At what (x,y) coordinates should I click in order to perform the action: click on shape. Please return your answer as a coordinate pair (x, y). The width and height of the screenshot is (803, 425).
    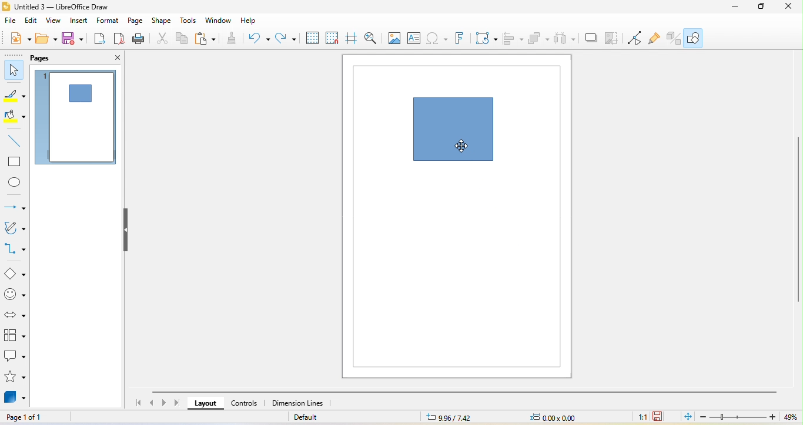
    Looking at the image, I should click on (164, 21).